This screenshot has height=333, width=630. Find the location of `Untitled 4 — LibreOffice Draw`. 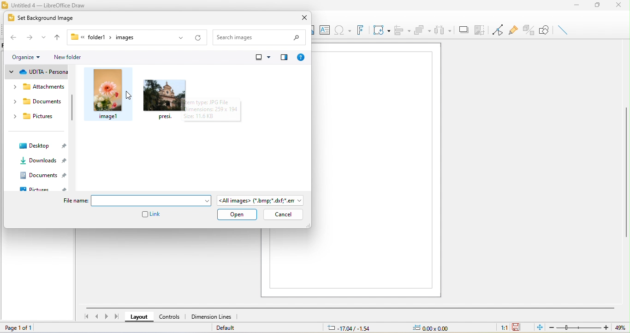

Untitled 4 — LibreOffice Draw is located at coordinates (45, 4).